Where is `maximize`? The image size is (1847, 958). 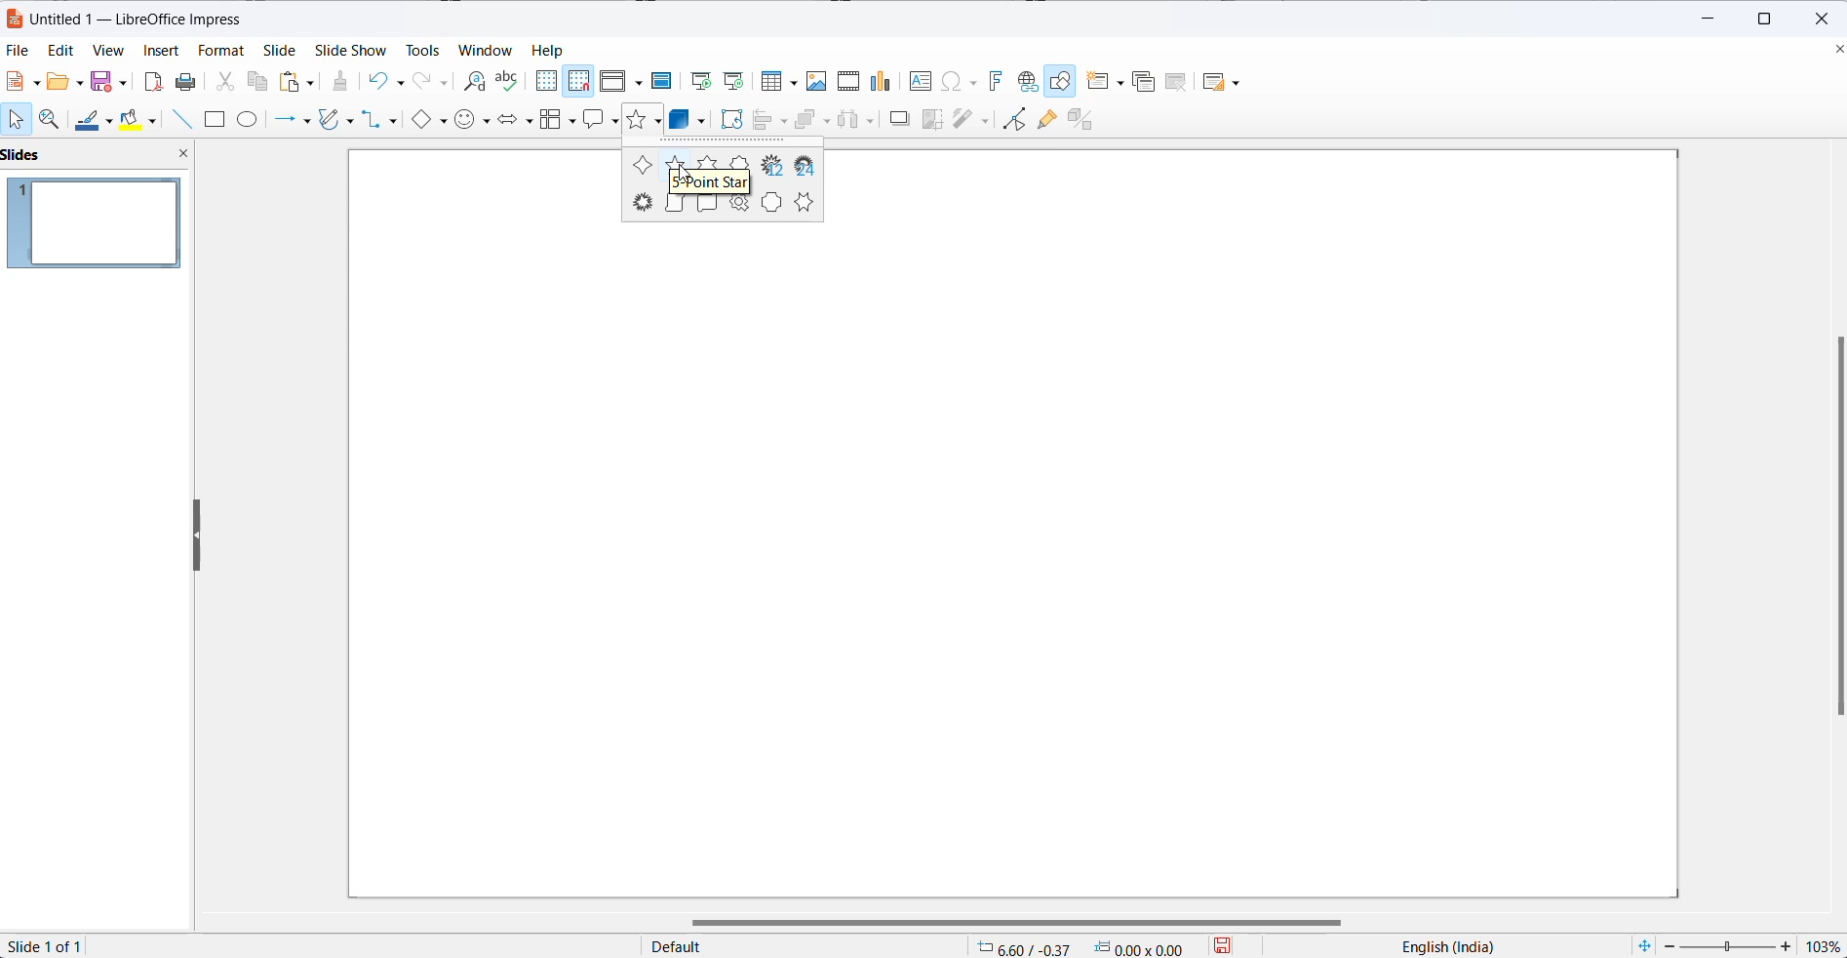 maximize is located at coordinates (1768, 20).